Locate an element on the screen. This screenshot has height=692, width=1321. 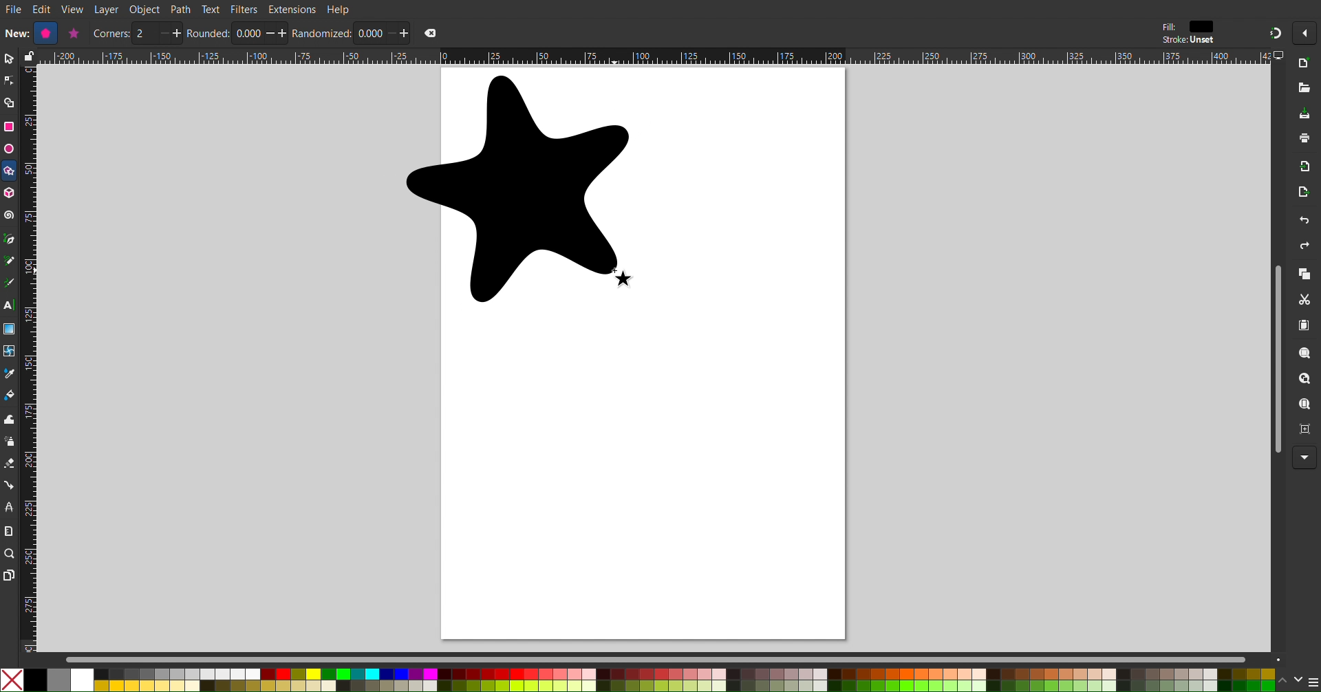
star options is located at coordinates (72, 33).